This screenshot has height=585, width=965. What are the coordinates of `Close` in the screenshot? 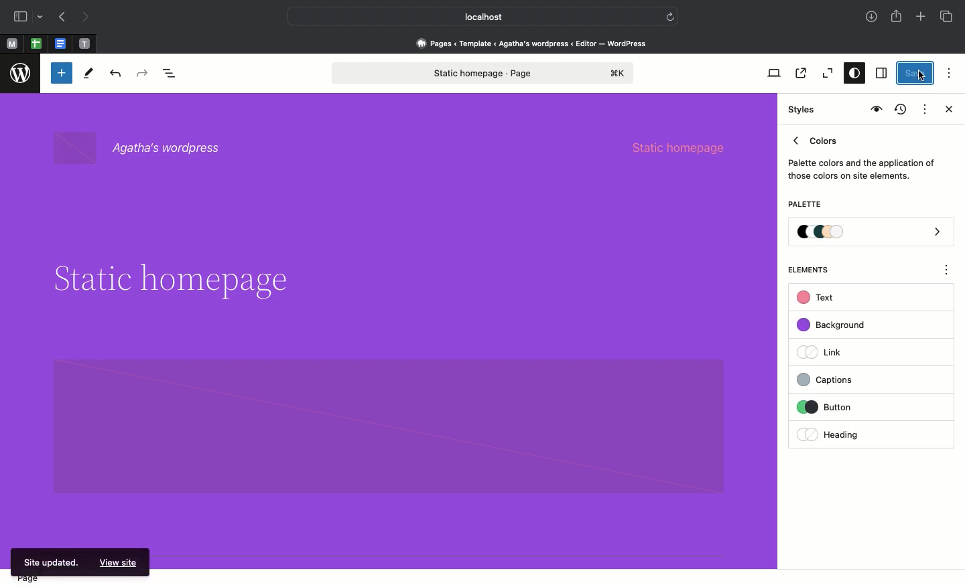 It's located at (946, 110).